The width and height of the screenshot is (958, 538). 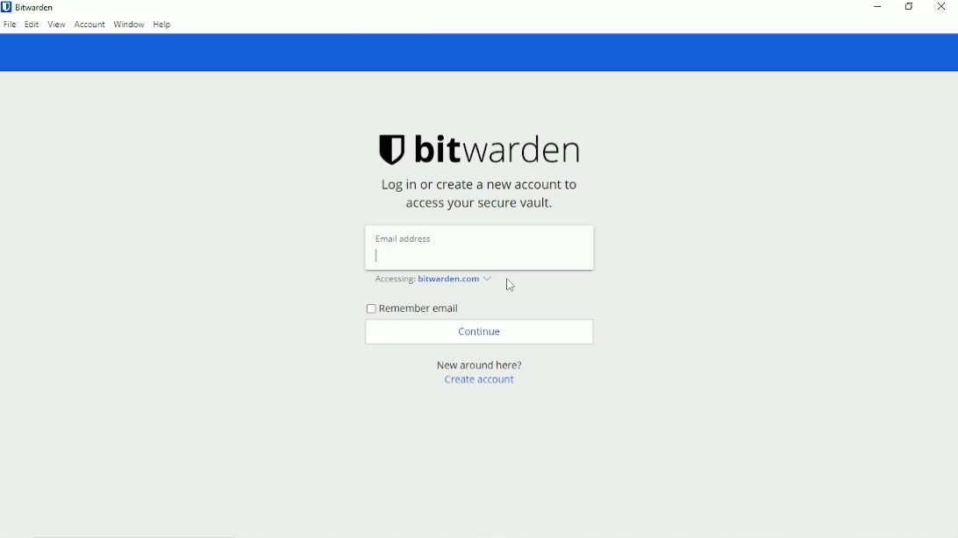 What do you see at coordinates (879, 7) in the screenshot?
I see `Minimize` at bounding box center [879, 7].